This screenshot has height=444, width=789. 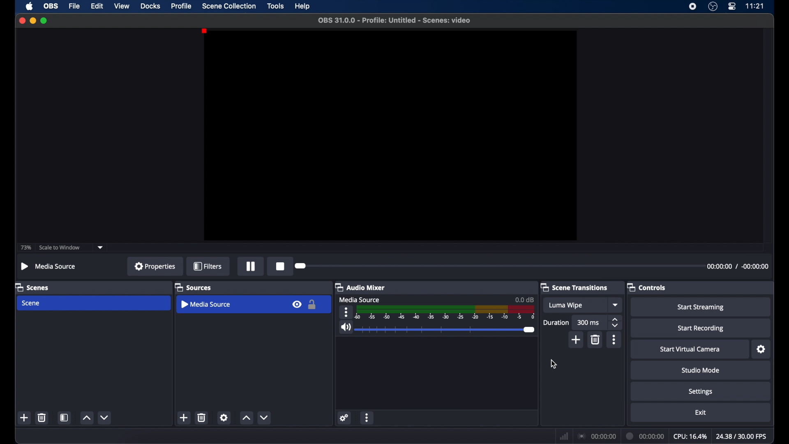 What do you see at coordinates (276, 6) in the screenshot?
I see `tools` at bounding box center [276, 6].